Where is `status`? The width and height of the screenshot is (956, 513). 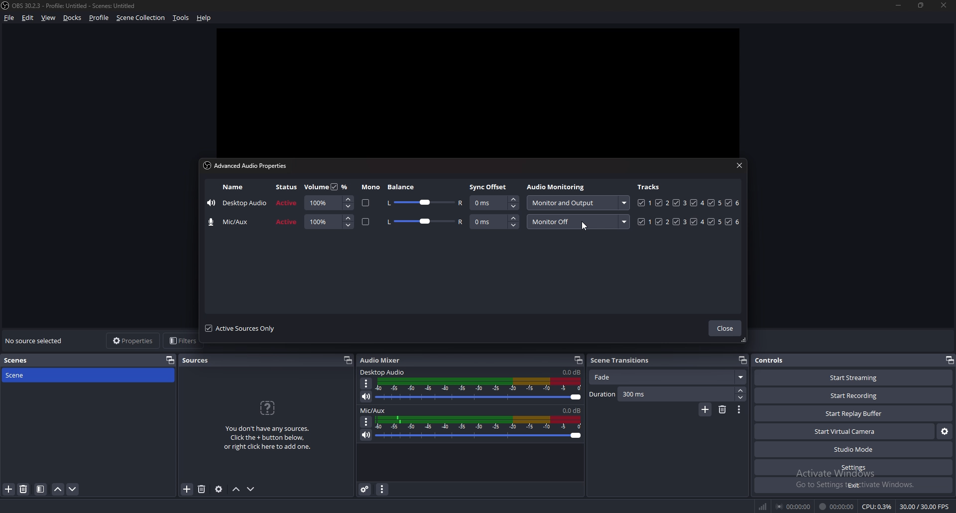
status is located at coordinates (287, 186).